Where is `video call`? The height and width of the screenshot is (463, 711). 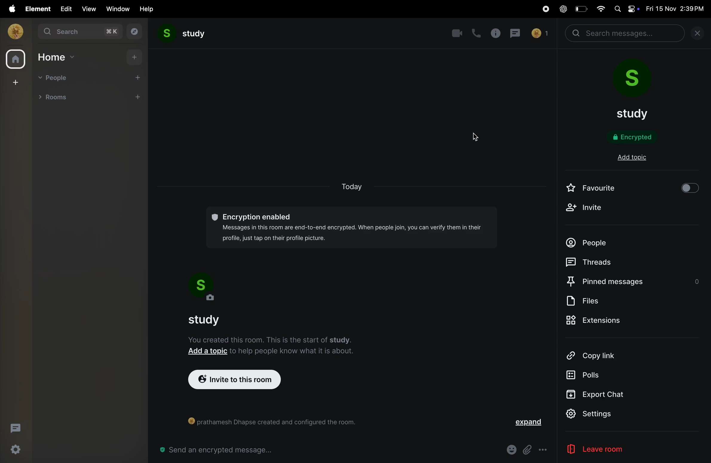 video call is located at coordinates (456, 33).